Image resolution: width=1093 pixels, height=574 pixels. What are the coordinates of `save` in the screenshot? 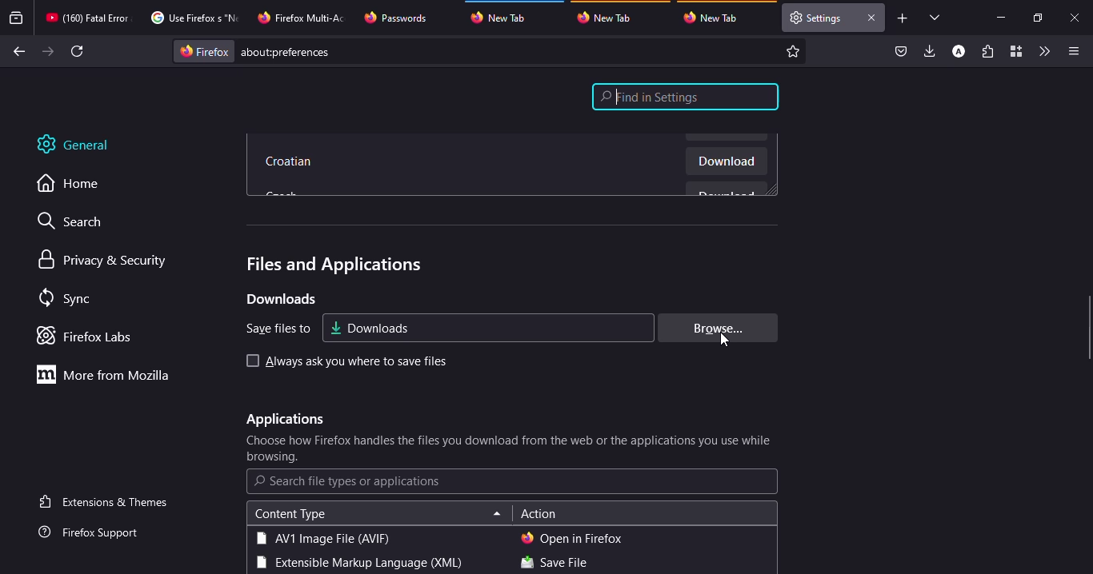 It's located at (554, 564).